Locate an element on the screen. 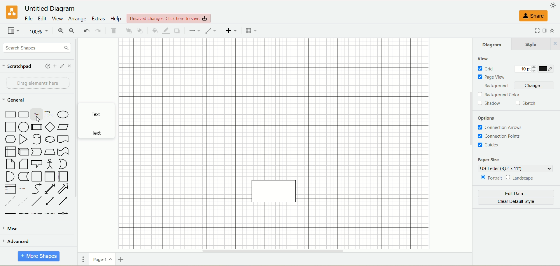  text is located at coordinates (99, 115).